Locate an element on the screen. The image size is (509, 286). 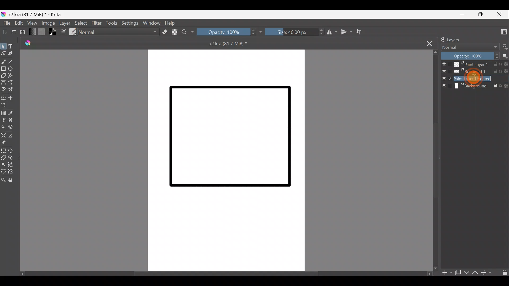
Edit brush settings is located at coordinates (63, 33).